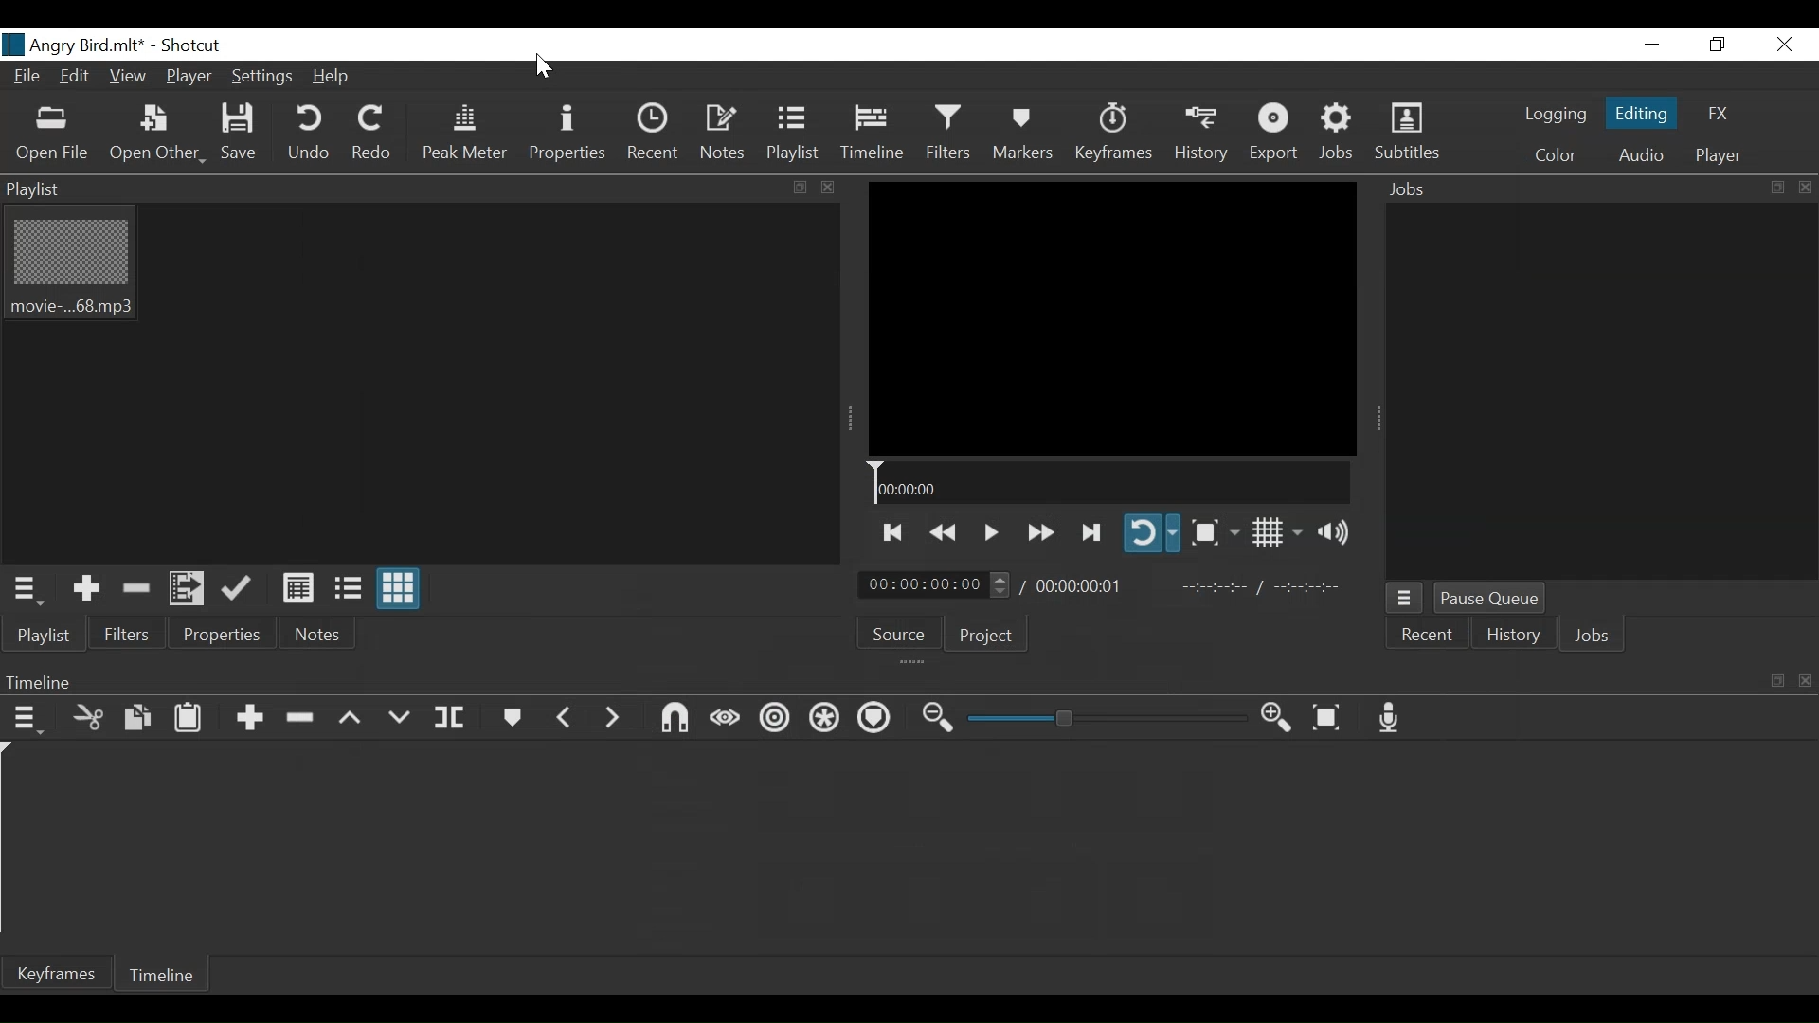 This screenshot has height=1023, width=1819. Describe the element at coordinates (566, 716) in the screenshot. I see `Previous marker` at that location.